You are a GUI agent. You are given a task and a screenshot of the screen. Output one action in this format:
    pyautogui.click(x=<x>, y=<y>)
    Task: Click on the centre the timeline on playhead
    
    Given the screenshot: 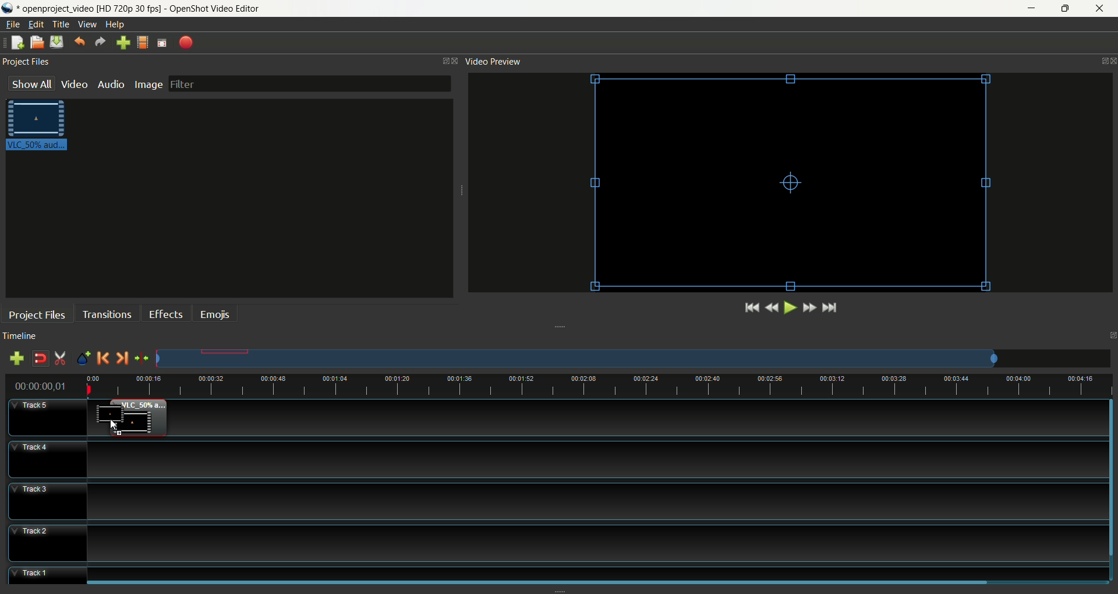 What is the action you would take?
    pyautogui.click(x=141, y=359)
    